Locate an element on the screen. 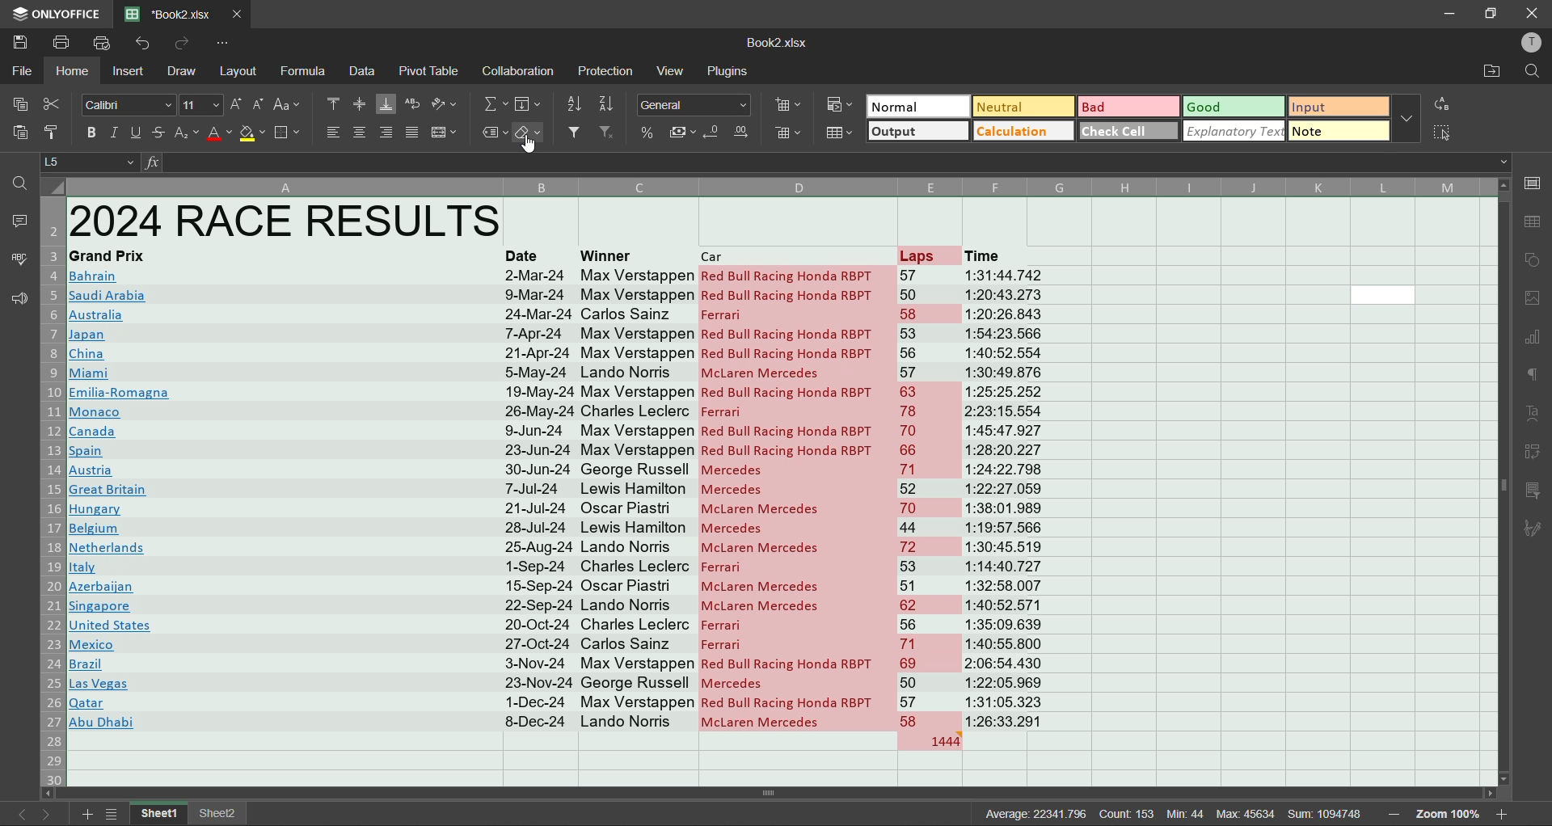  summation is located at coordinates (496, 106).